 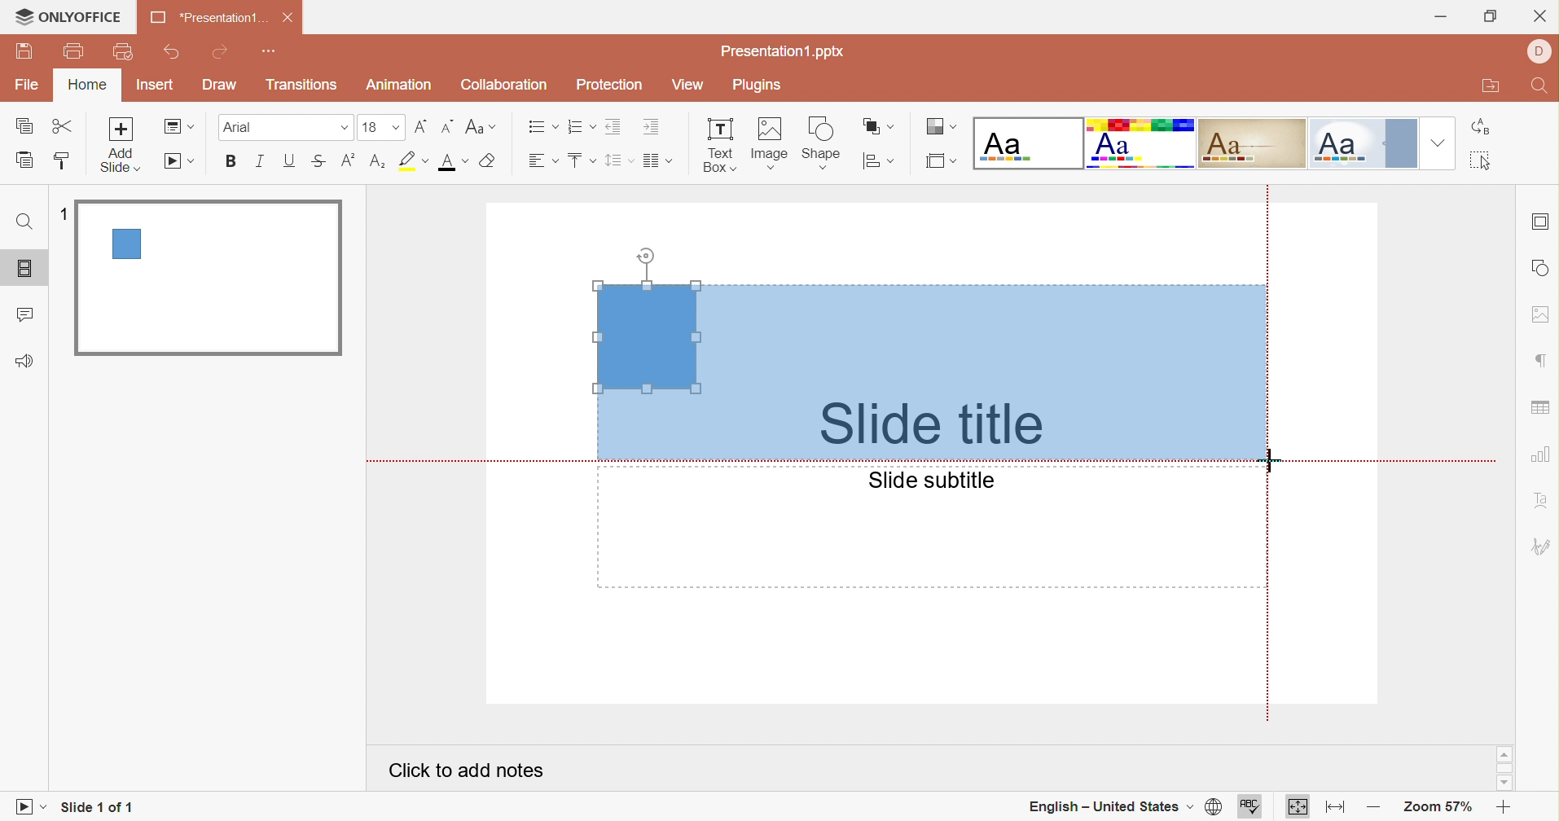 What do you see at coordinates (1141, 143) in the screenshot?
I see `Basic` at bounding box center [1141, 143].